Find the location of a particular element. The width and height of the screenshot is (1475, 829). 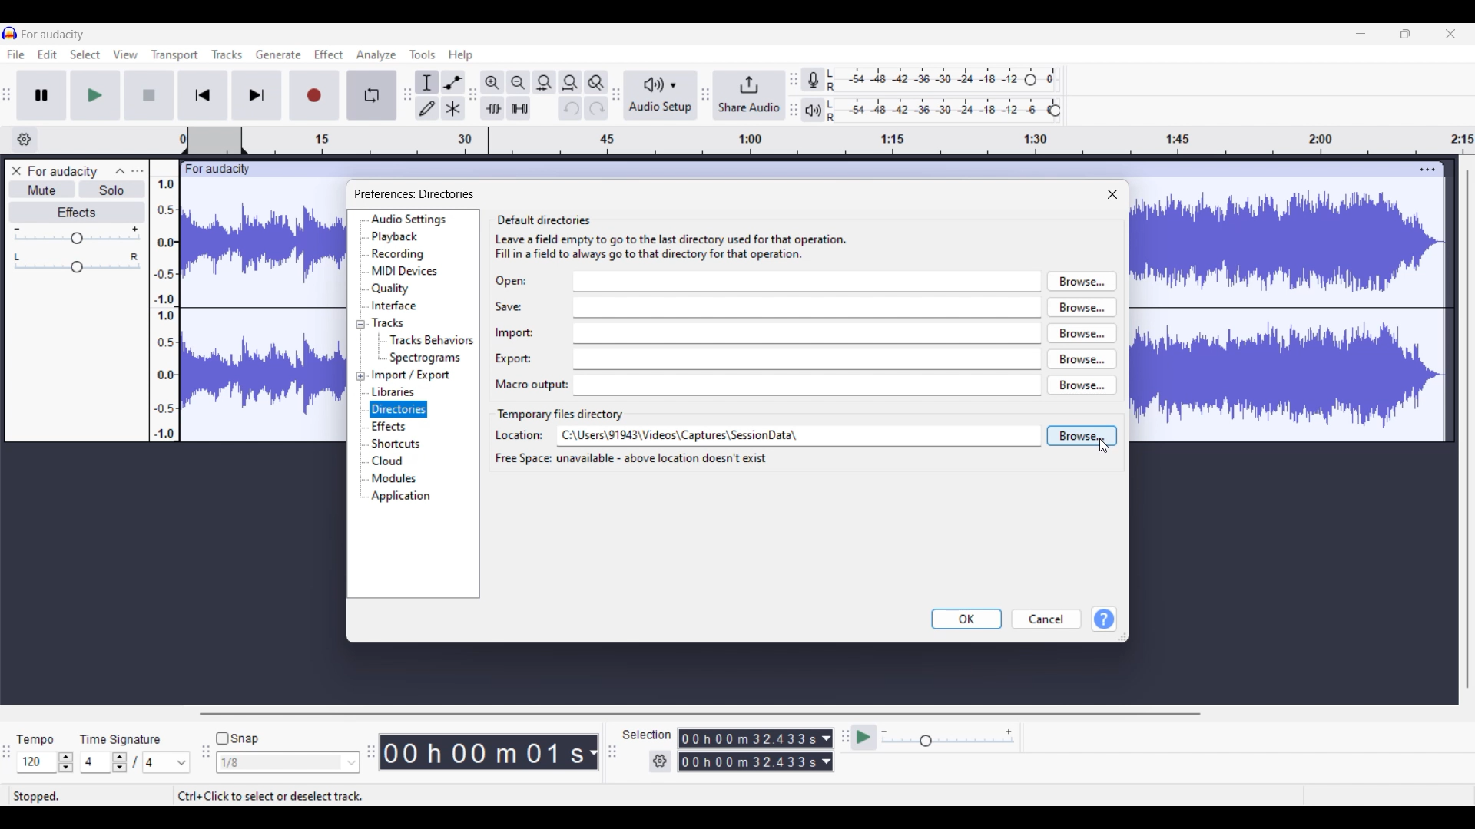

Enable looping is located at coordinates (372, 94).